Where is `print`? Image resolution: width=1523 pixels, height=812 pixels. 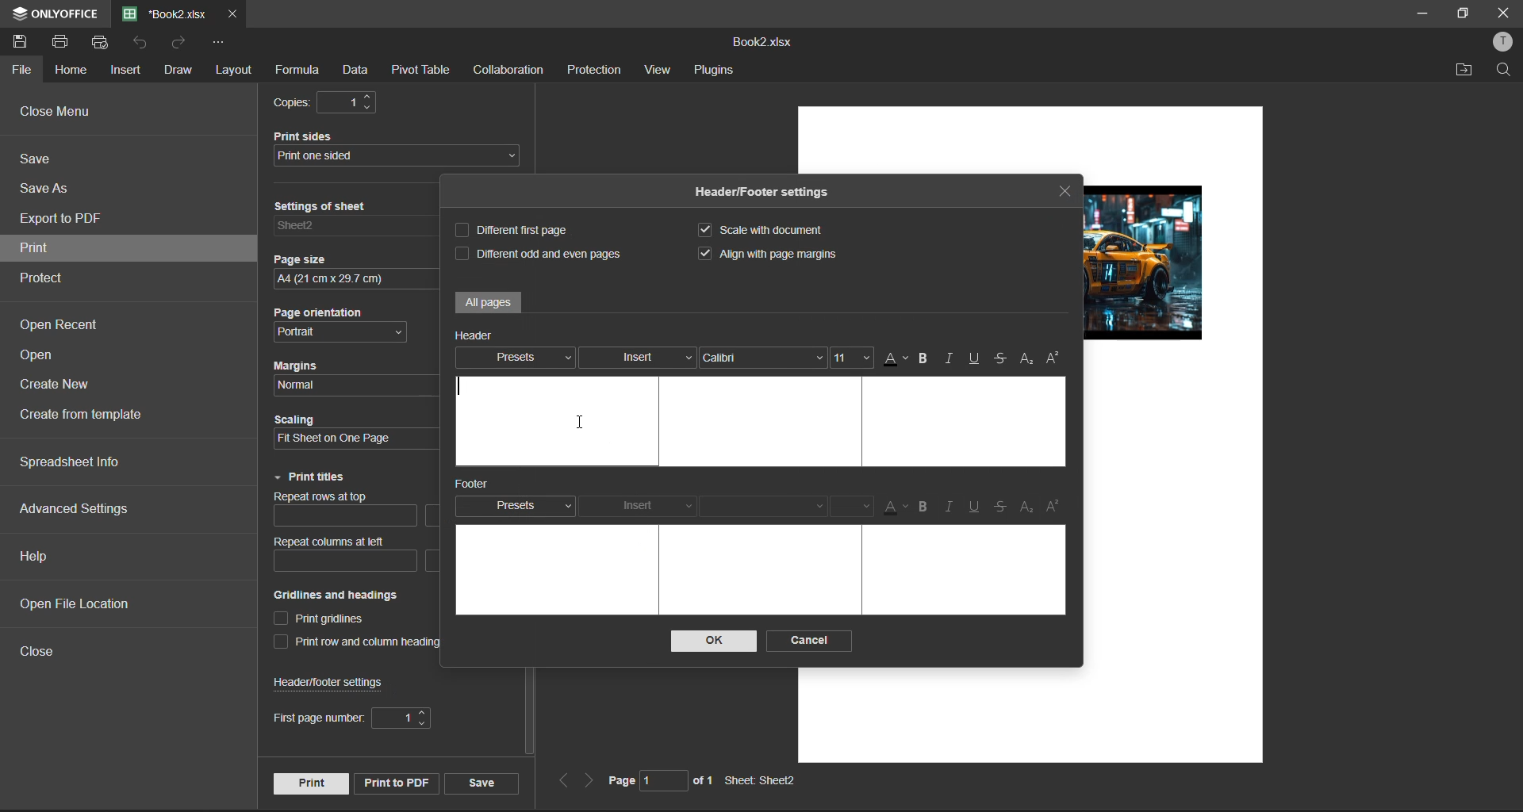
print is located at coordinates (42, 248).